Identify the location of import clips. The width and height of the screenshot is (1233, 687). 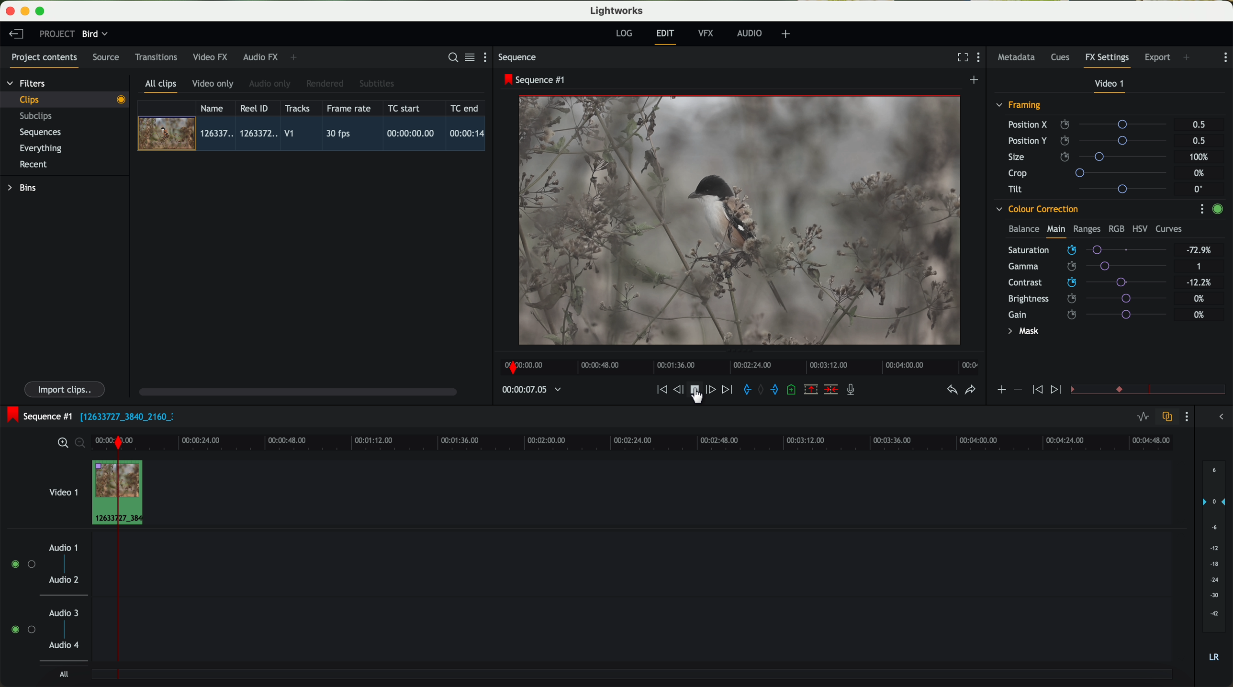
(66, 389).